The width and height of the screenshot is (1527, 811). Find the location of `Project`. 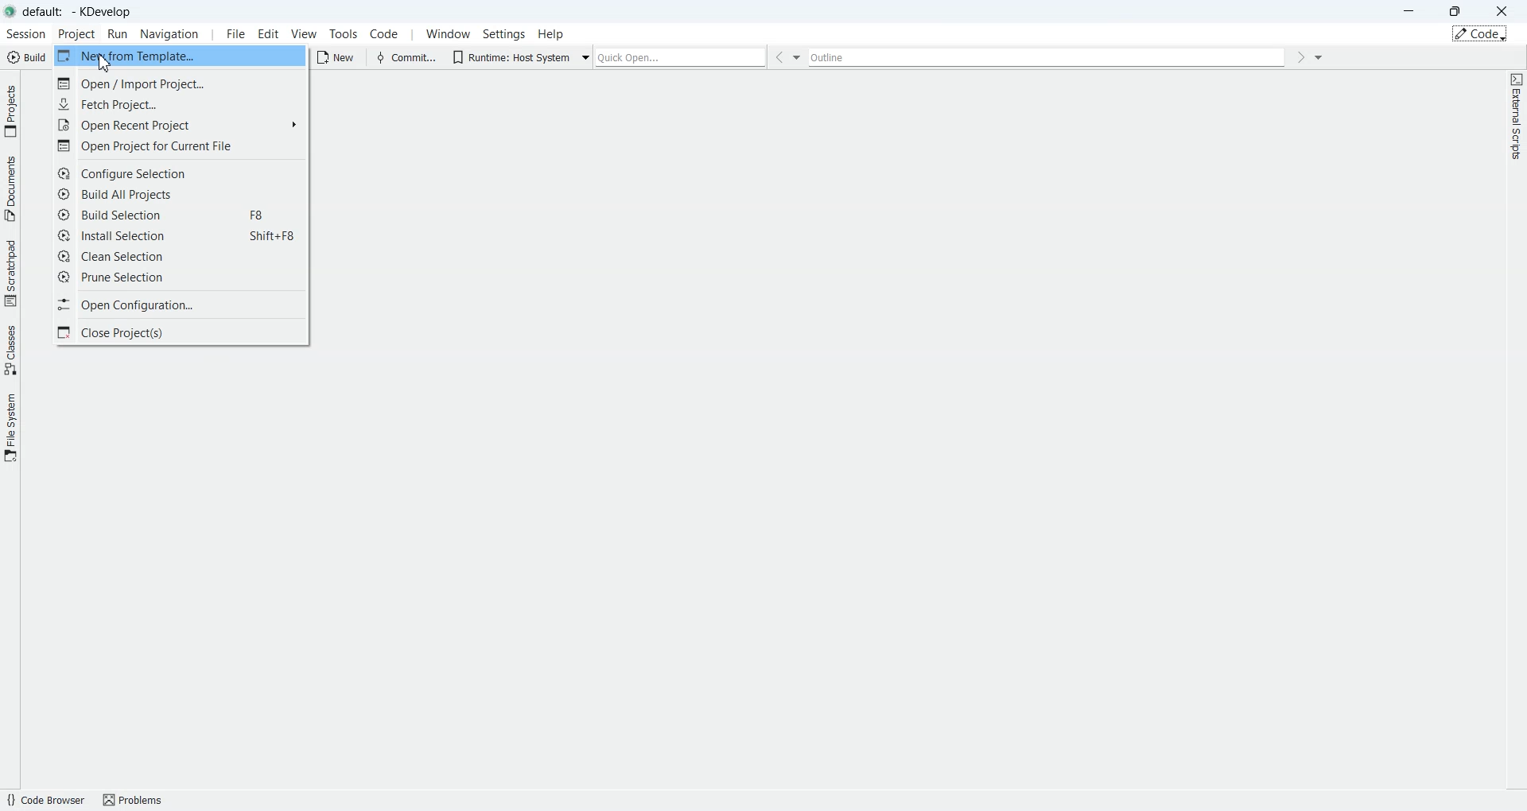

Project is located at coordinates (77, 34).